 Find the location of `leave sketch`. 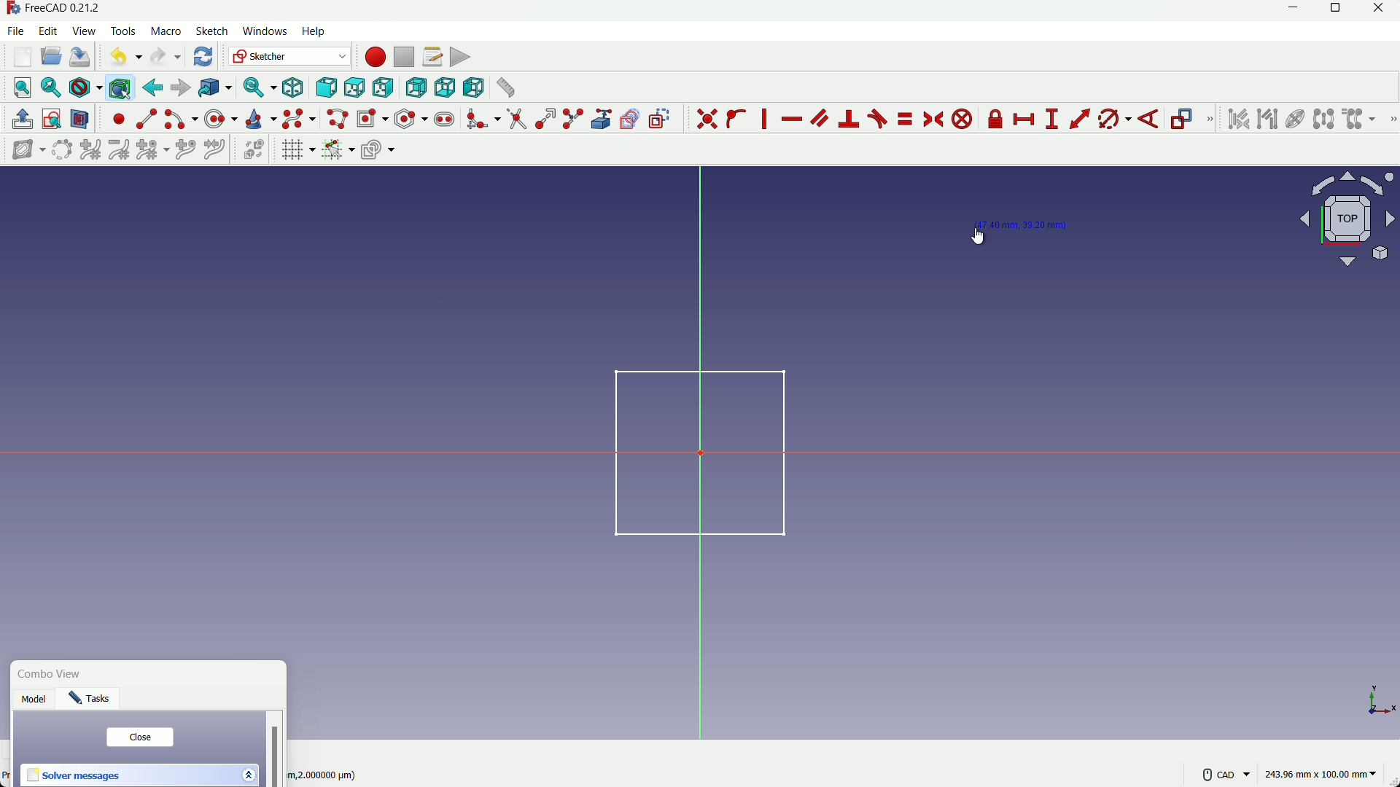

leave sketch is located at coordinates (23, 120).